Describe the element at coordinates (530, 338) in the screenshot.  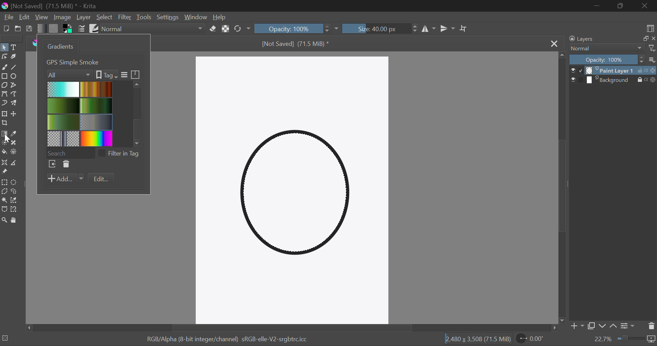
I see `Rotate Page ` at that location.